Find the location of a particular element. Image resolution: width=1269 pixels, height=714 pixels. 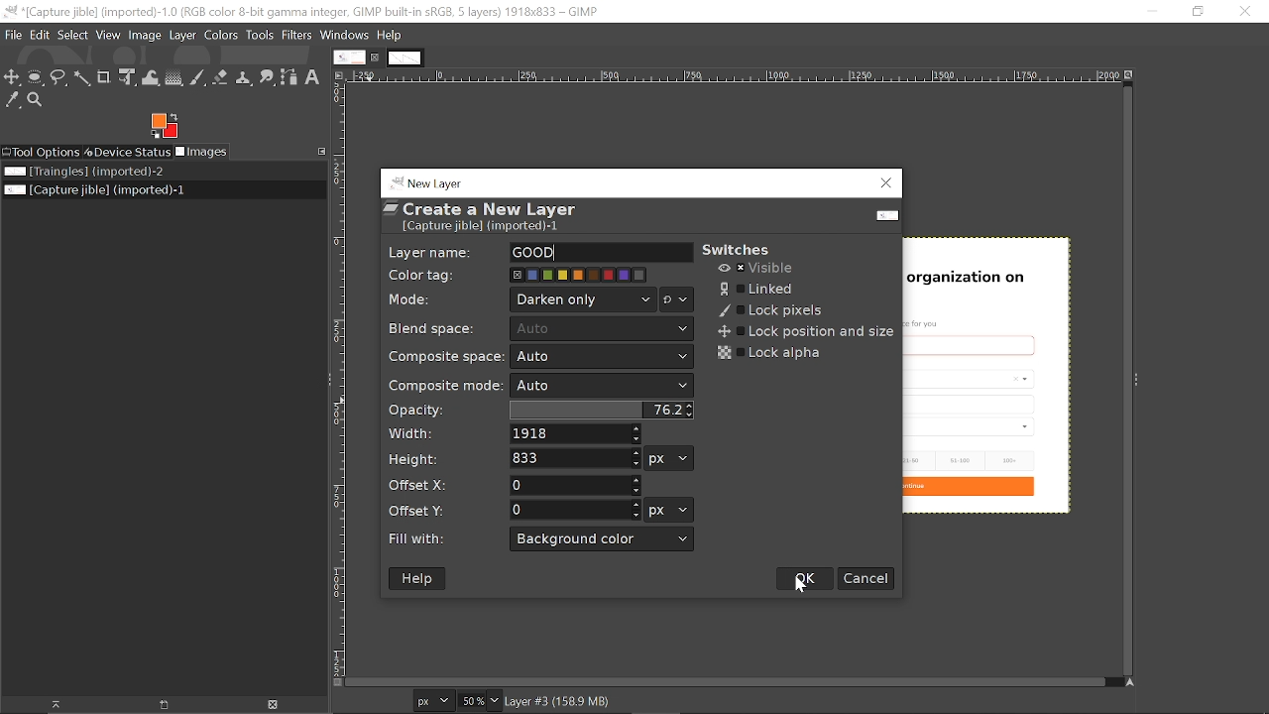

Toggle quick mask on/off is located at coordinates (336, 682).